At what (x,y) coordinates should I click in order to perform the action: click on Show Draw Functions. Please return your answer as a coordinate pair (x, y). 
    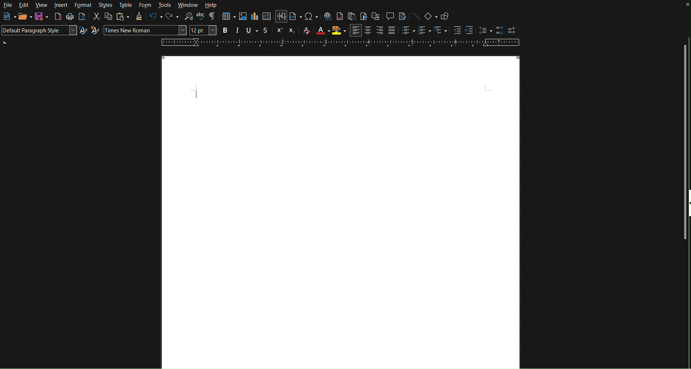
    Looking at the image, I should click on (444, 15).